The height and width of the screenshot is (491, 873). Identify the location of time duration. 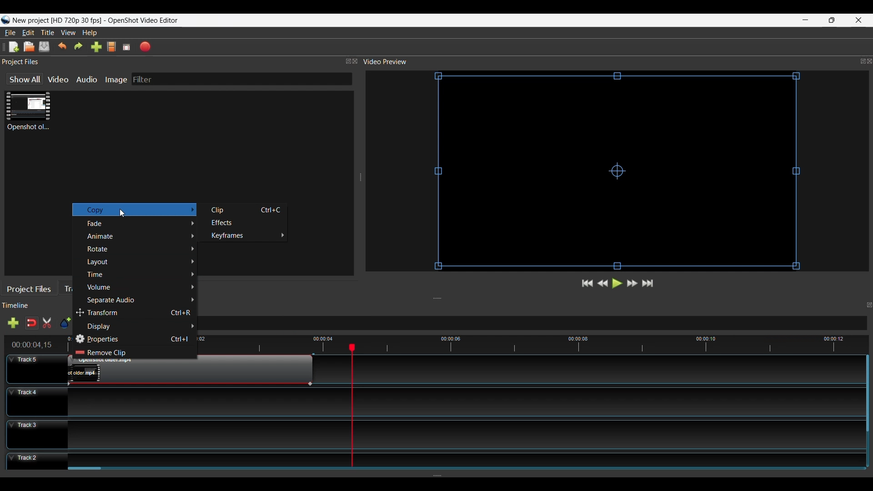
(33, 345).